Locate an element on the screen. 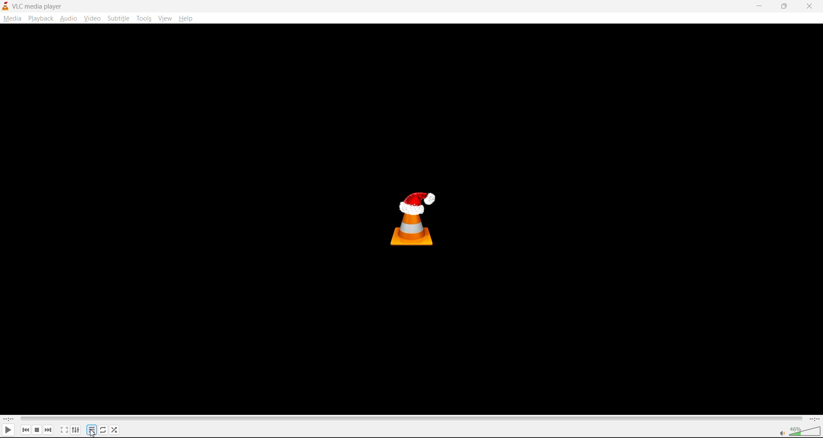 This screenshot has height=438, width=823. track slider is located at coordinates (408, 419).